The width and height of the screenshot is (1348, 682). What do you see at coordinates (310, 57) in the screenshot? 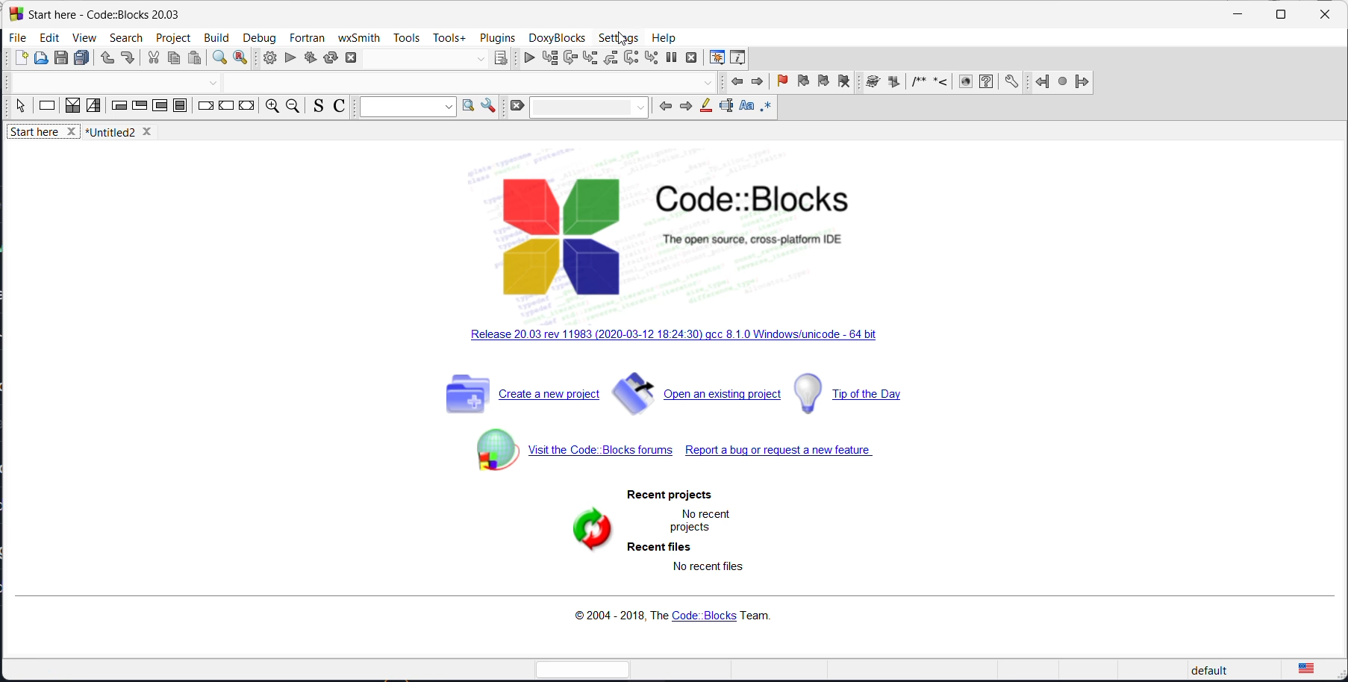
I see `build and run` at bounding box center [310, 57].